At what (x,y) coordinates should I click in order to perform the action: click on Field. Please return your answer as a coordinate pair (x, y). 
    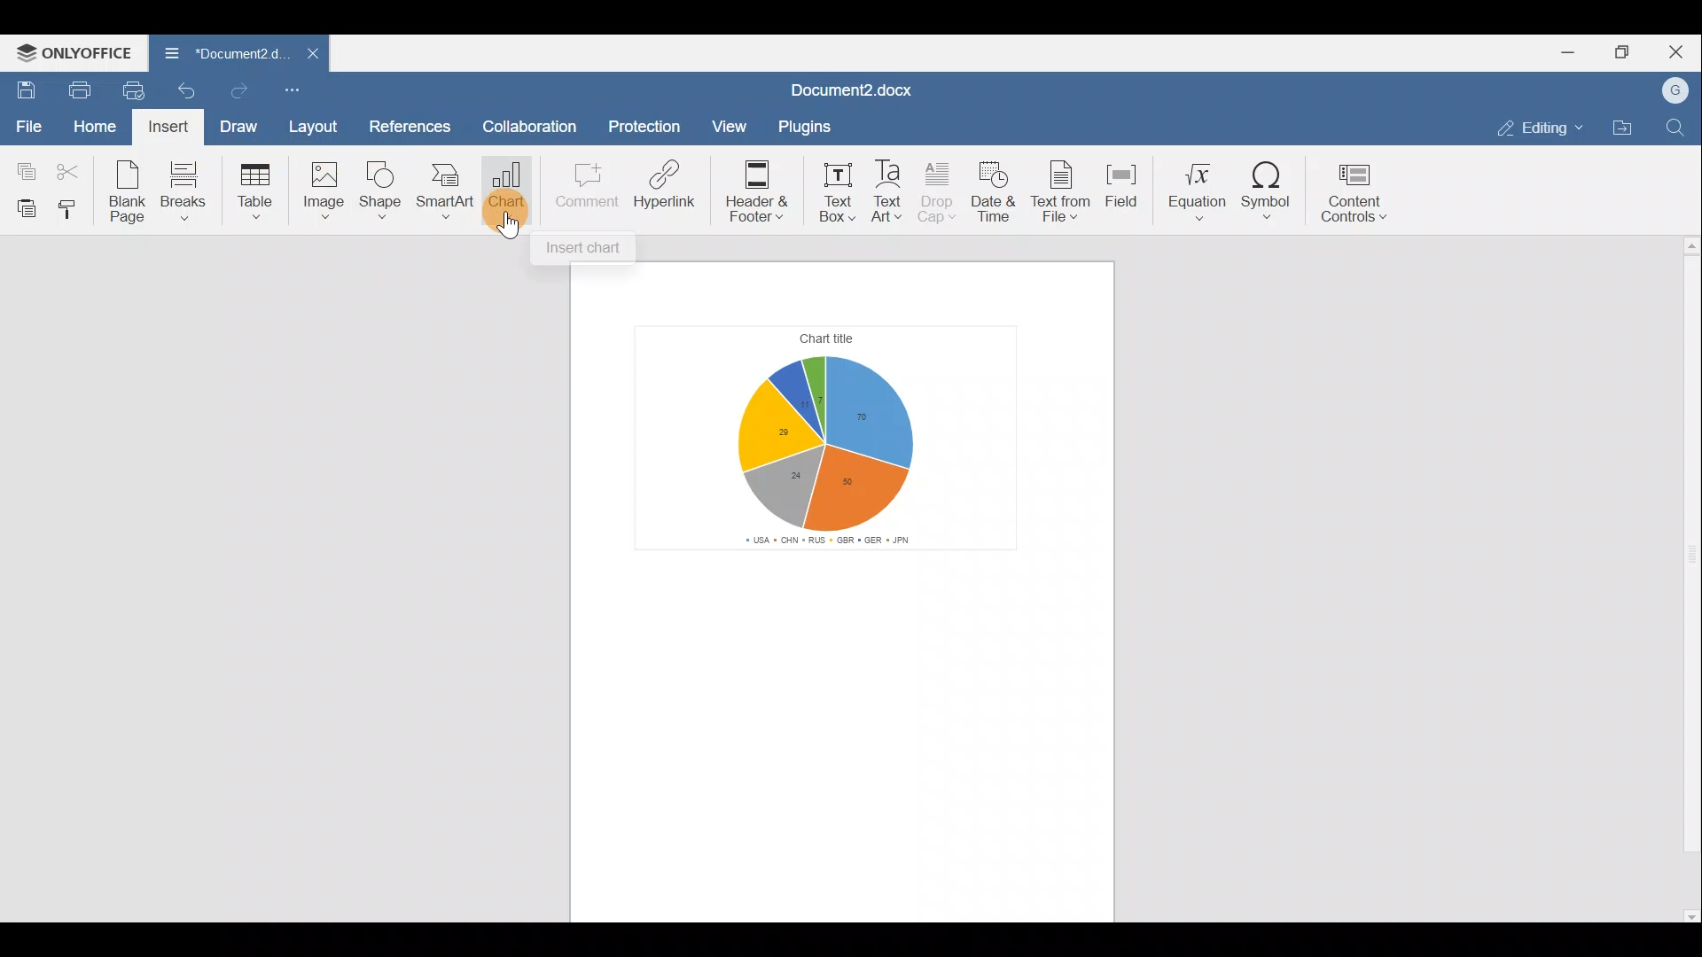
    Looking at the image, I should click on (1124, 189).